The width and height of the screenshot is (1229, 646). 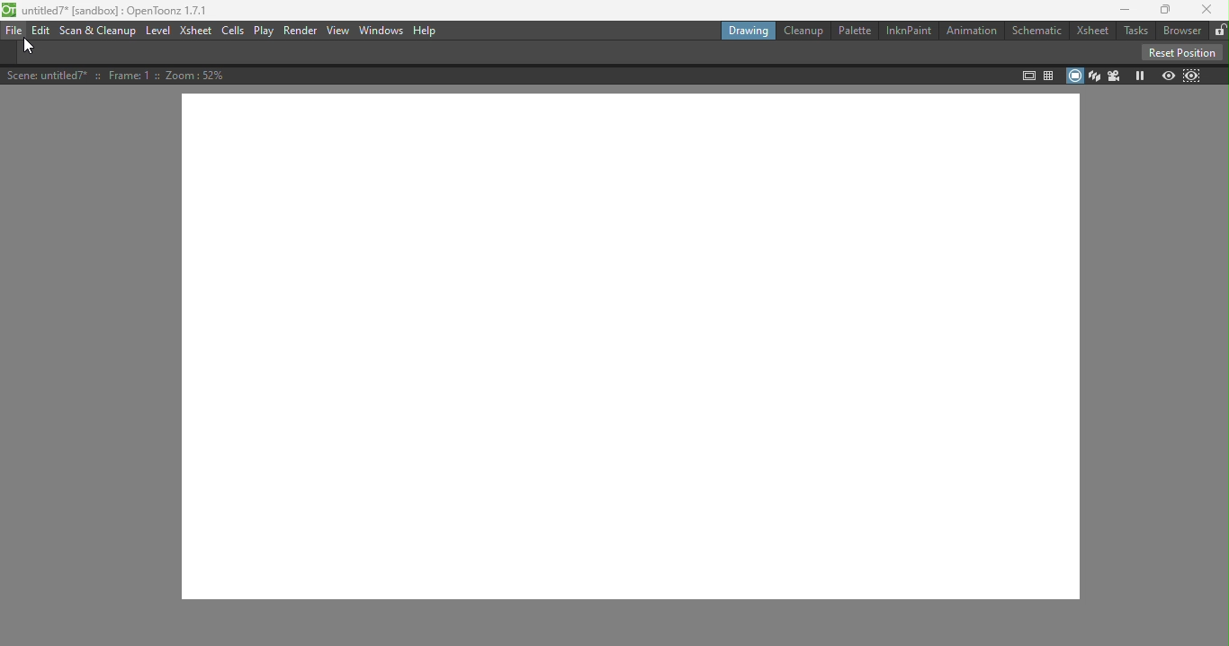 I want to click on Palette, so click(x=855, y=31).